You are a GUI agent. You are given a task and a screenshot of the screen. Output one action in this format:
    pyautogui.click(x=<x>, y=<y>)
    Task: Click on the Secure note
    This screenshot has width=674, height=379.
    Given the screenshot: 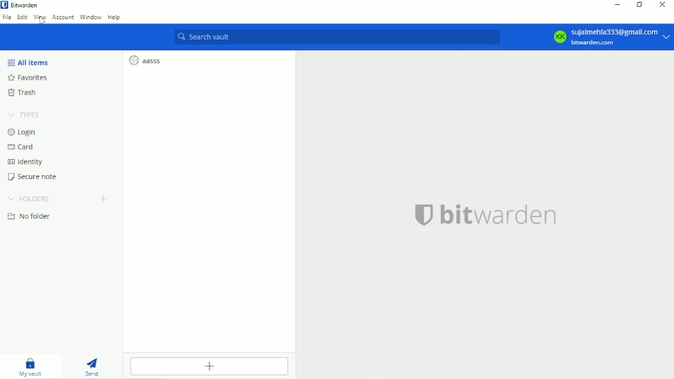 What is the action you would take?
    pyautogui.click(x=33, y=178)
    